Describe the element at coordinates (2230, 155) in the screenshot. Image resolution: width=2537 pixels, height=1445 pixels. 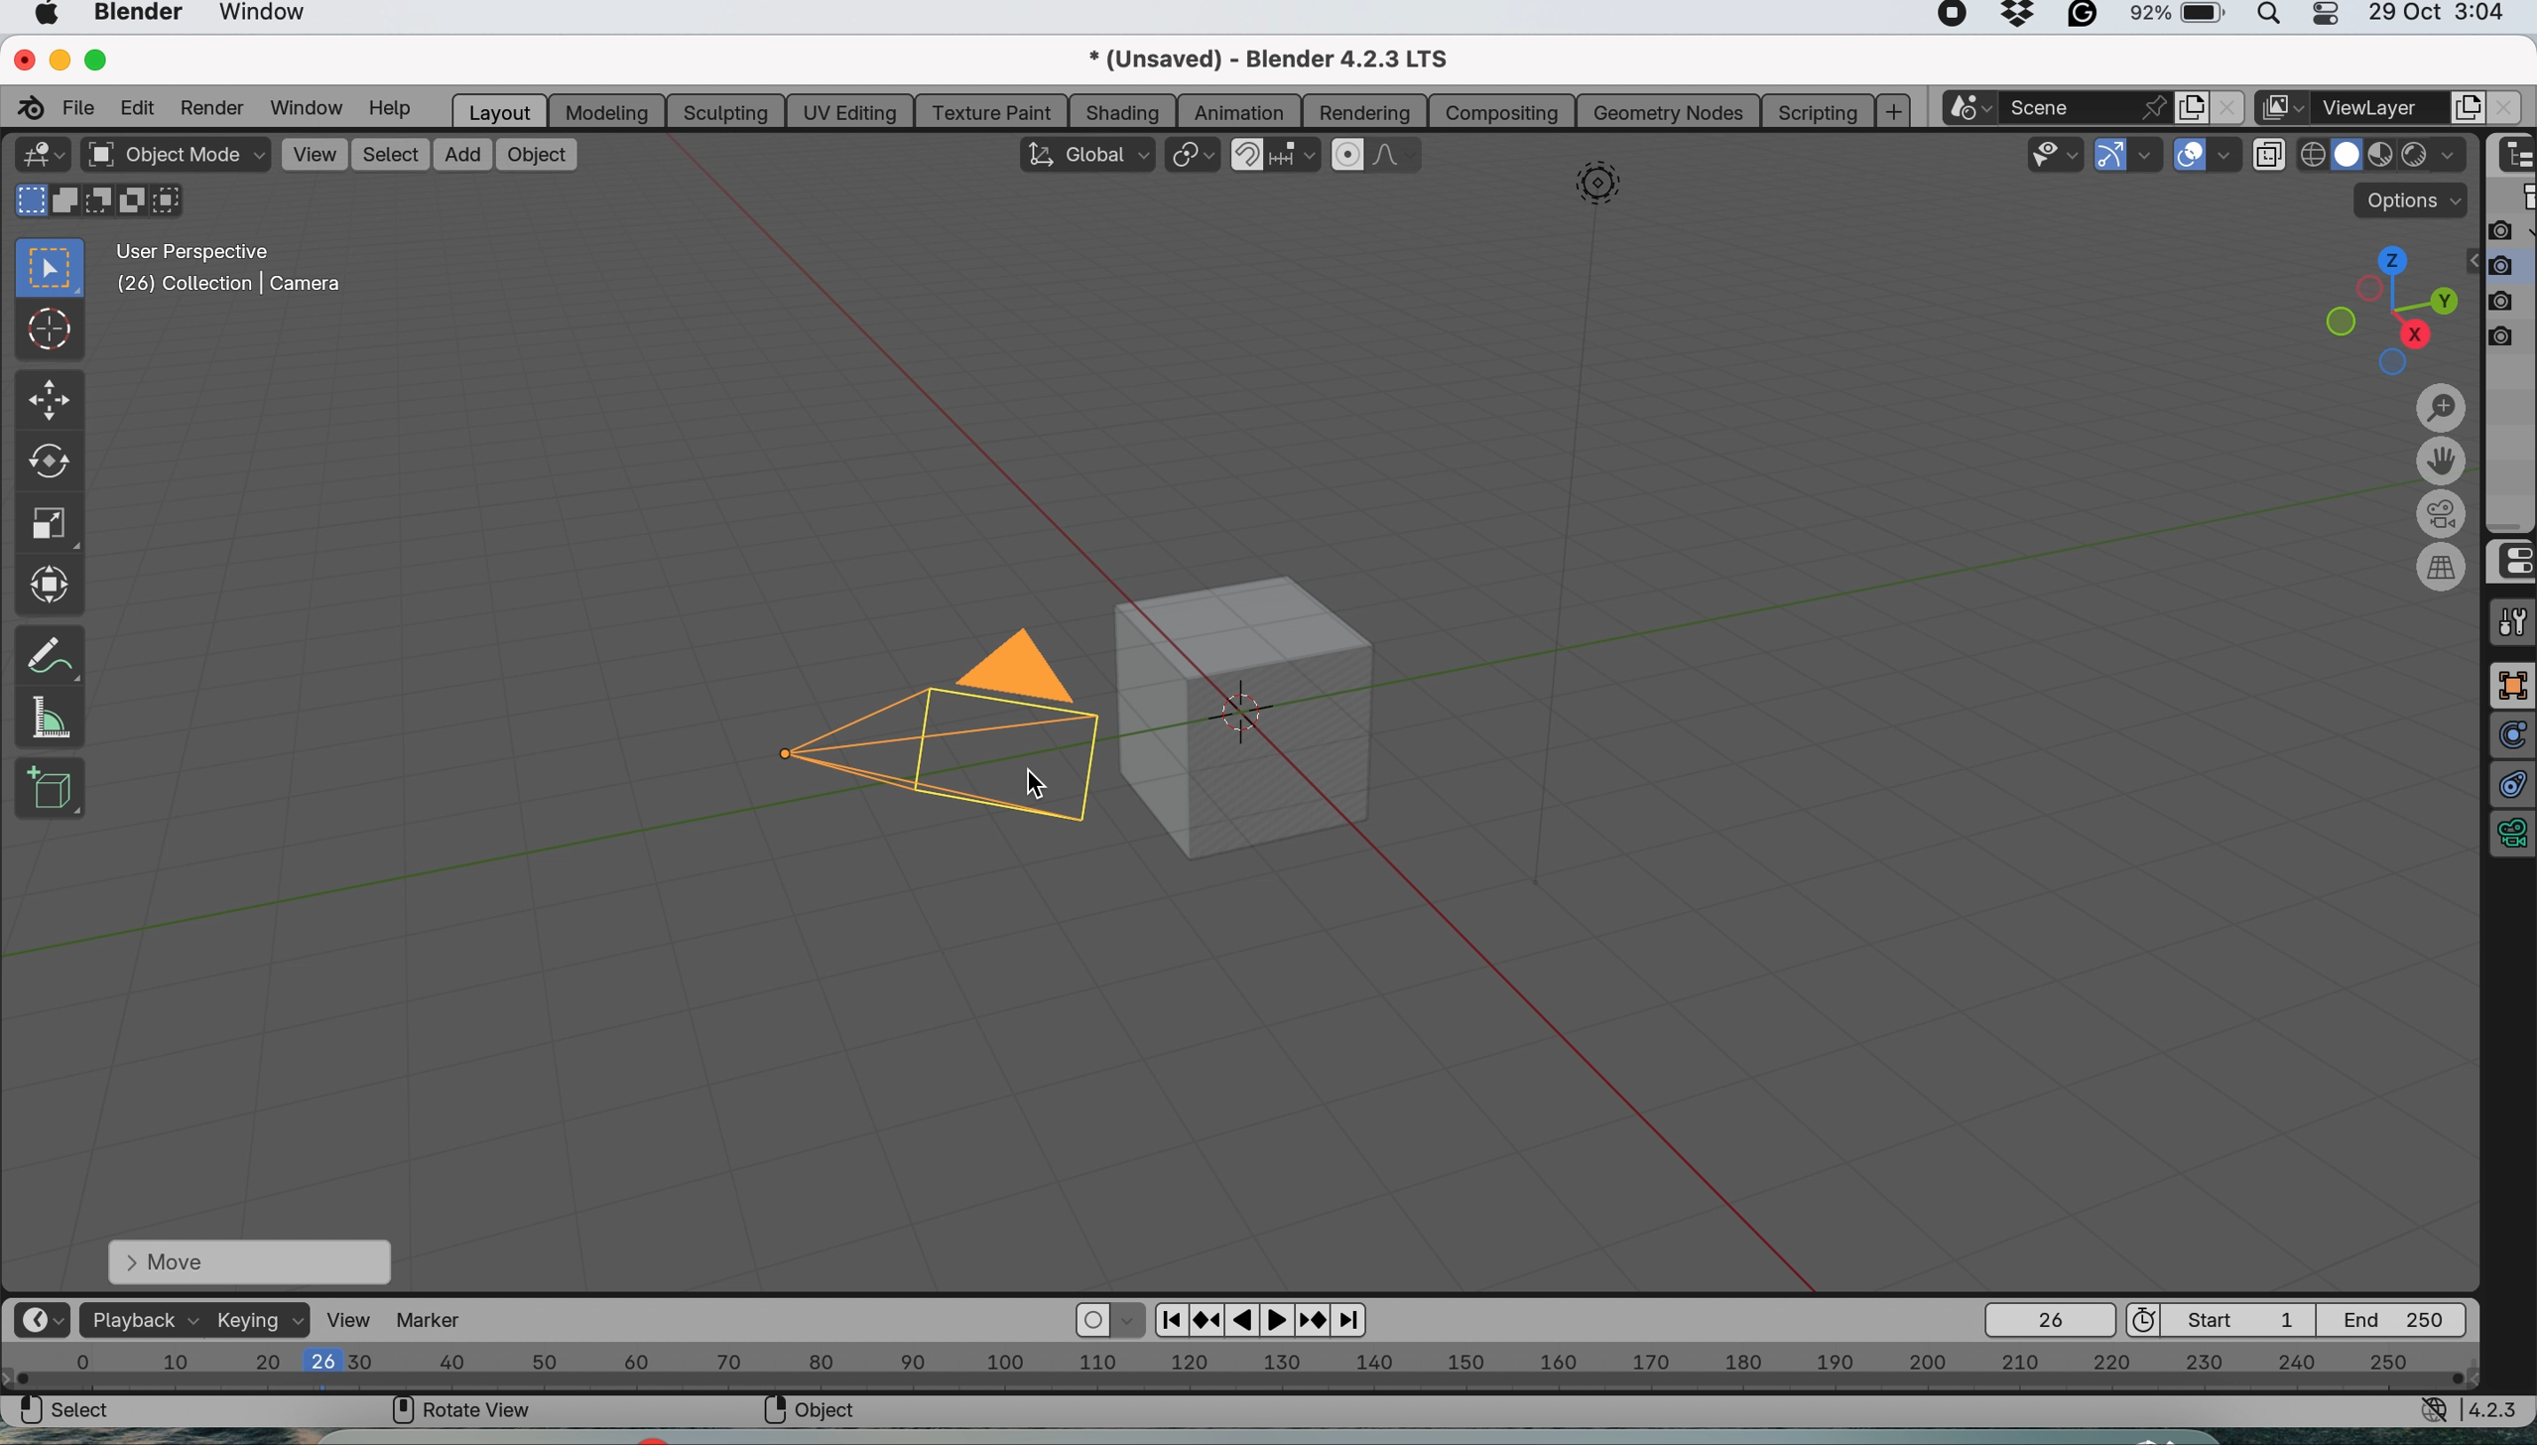
I see `overlays` at that location.